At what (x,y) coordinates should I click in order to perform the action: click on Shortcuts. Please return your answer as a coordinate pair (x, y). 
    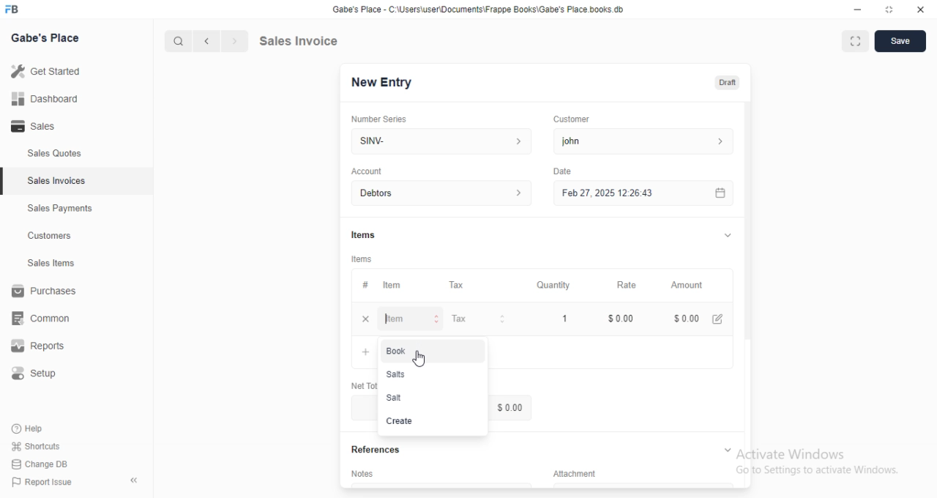
    Looking at the image, I should click on (37, 447).